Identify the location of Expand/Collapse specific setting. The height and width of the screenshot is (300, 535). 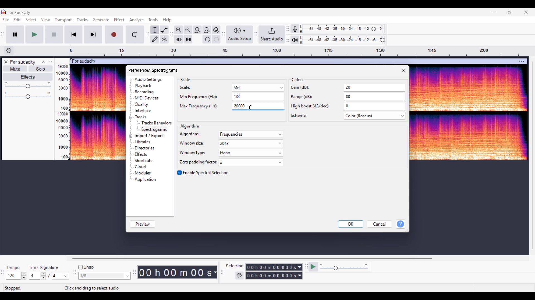
(131, 127).